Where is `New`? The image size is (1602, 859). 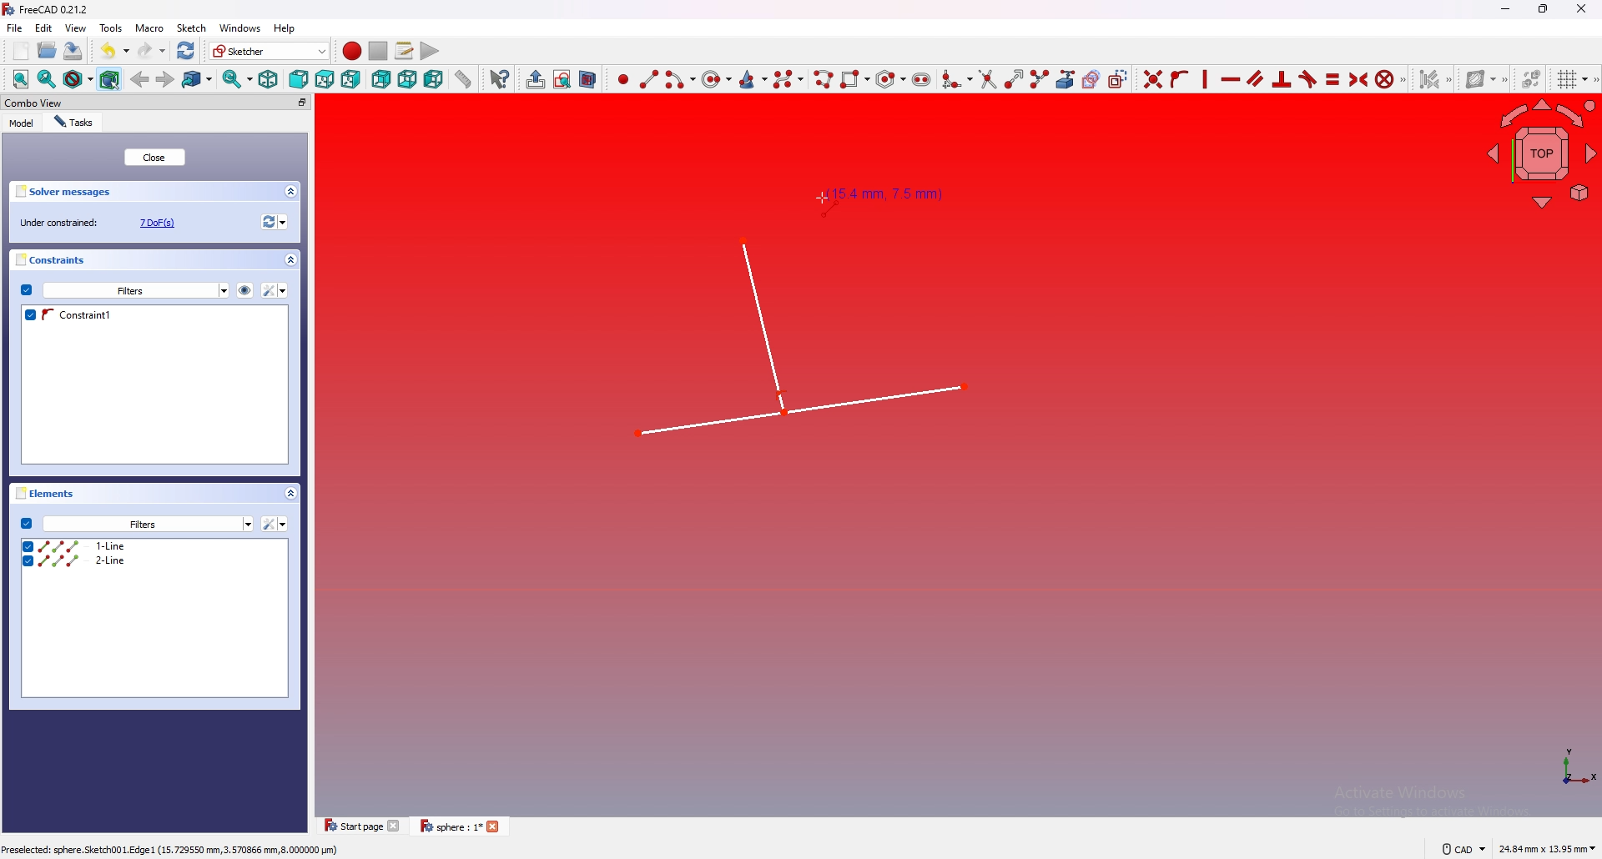 New is located at coordinates (23, 51).